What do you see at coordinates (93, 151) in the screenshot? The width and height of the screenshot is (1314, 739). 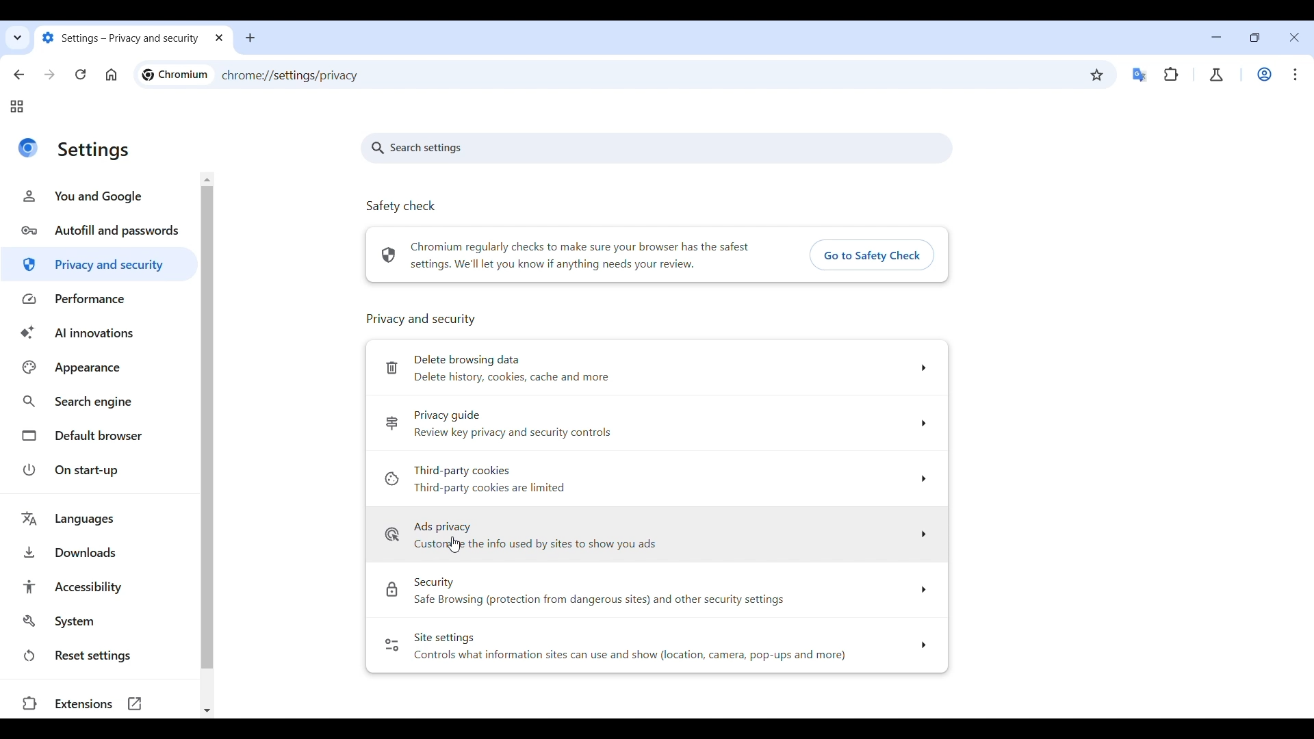 I see `Title of current page` at bounding box center [93, 151].